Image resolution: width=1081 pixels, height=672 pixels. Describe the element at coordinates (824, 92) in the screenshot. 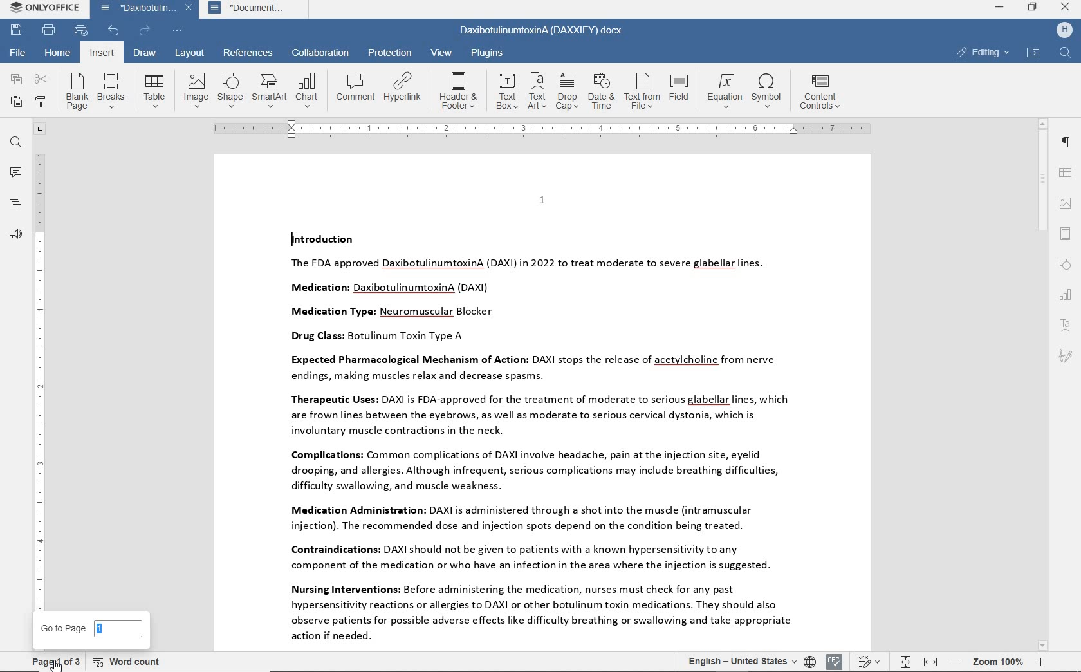

I see `content controls` at that location.